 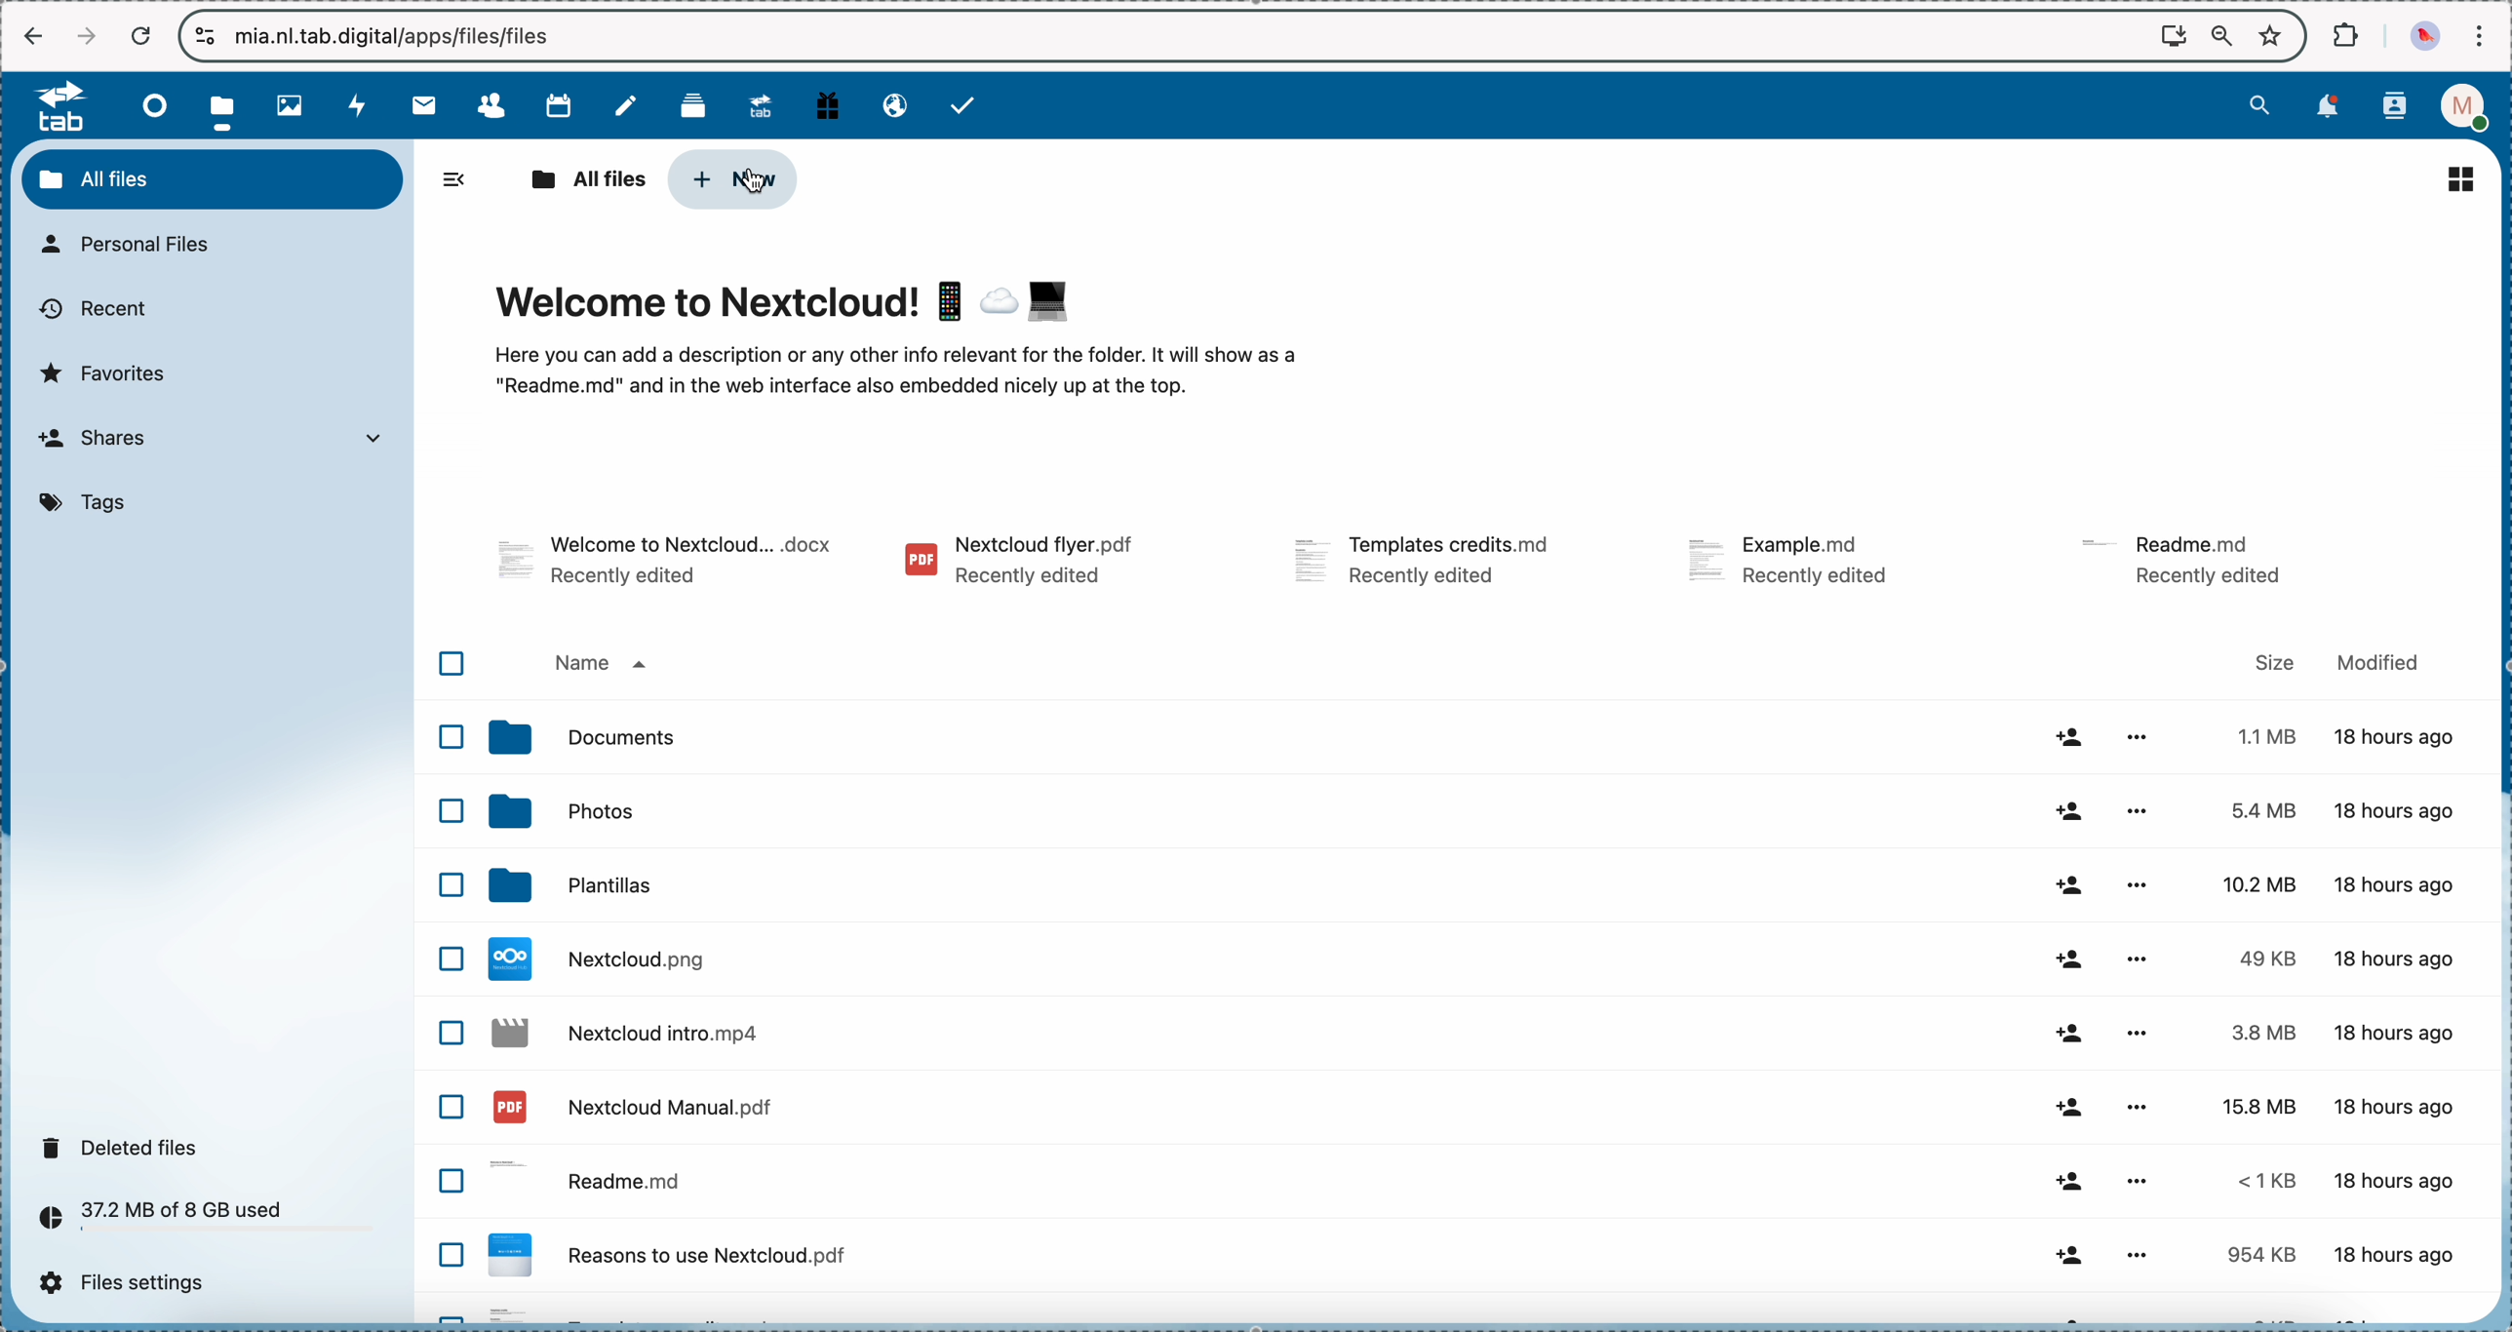 I want to click on hide side bar, so click(x=454, y=179).